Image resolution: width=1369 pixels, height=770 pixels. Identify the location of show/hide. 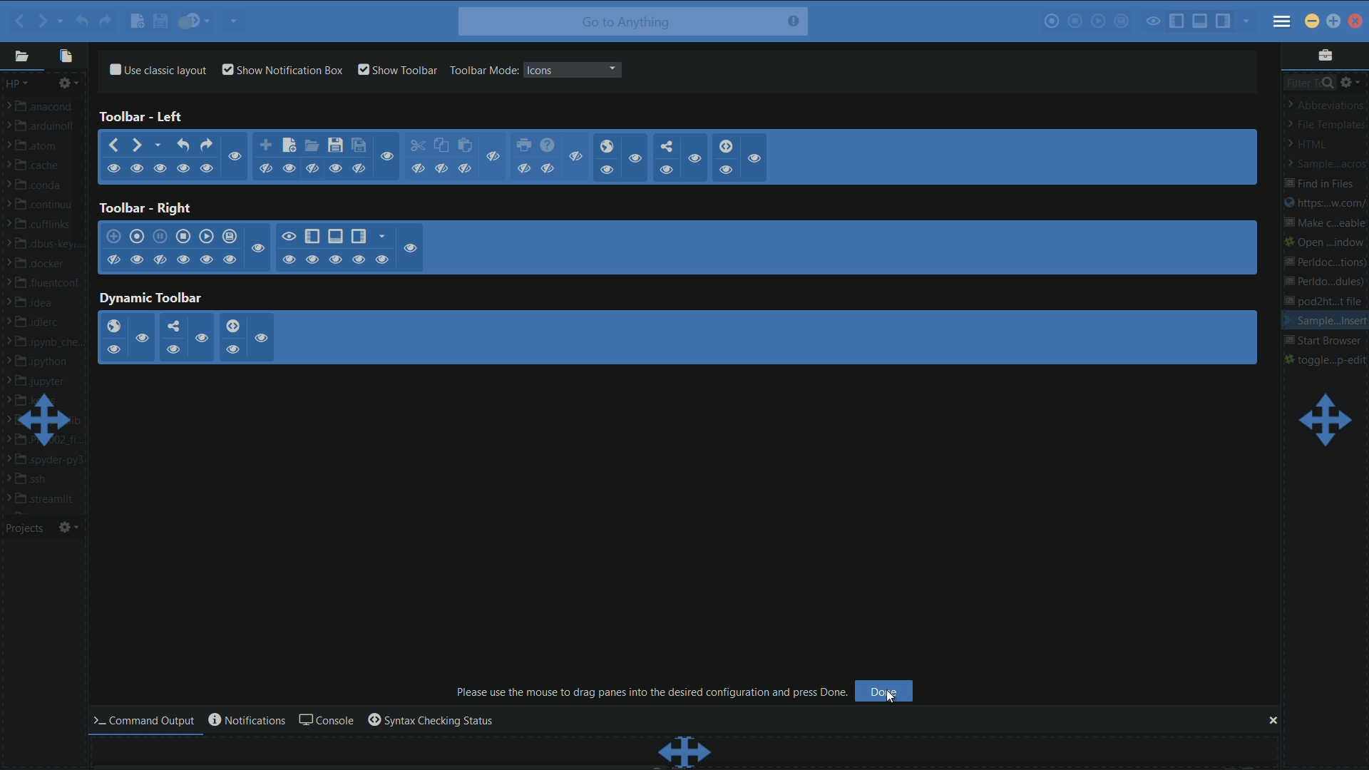
(334, 168).